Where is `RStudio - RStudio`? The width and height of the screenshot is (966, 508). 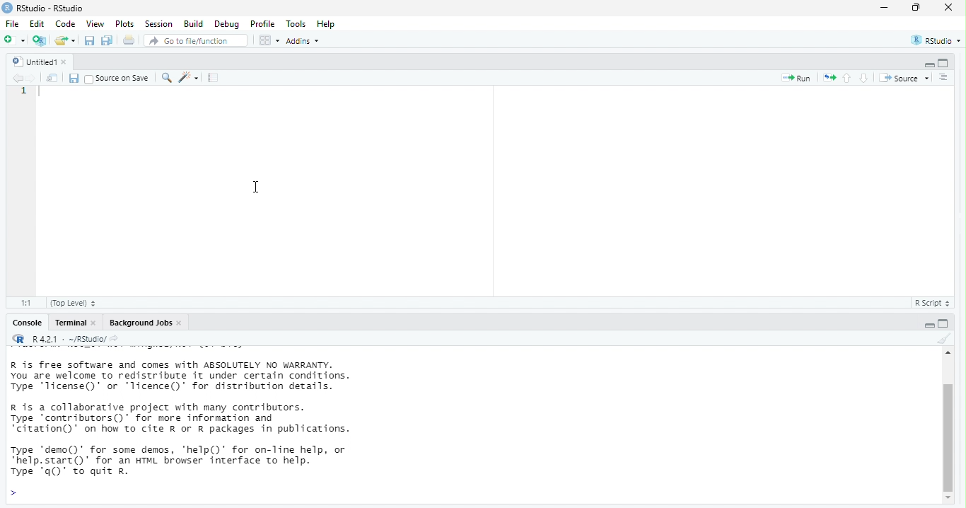
RStudio - RStudio is located at coordinates (53, 8).